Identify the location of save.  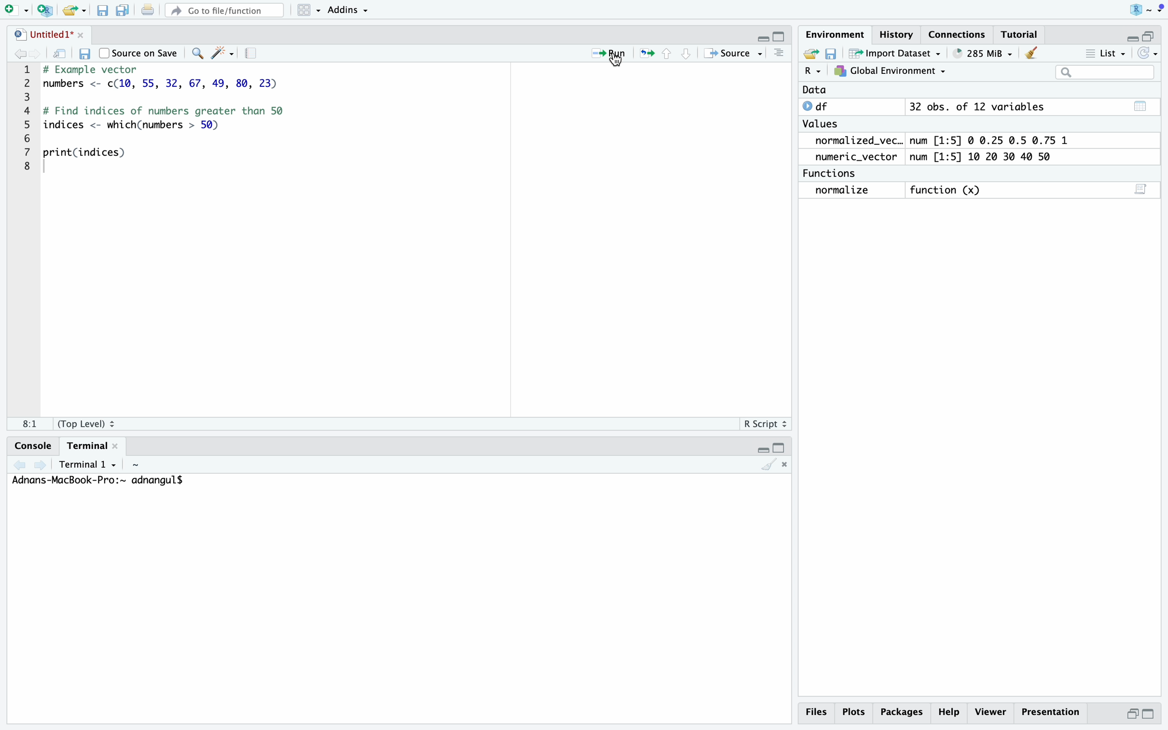
(85, 53).